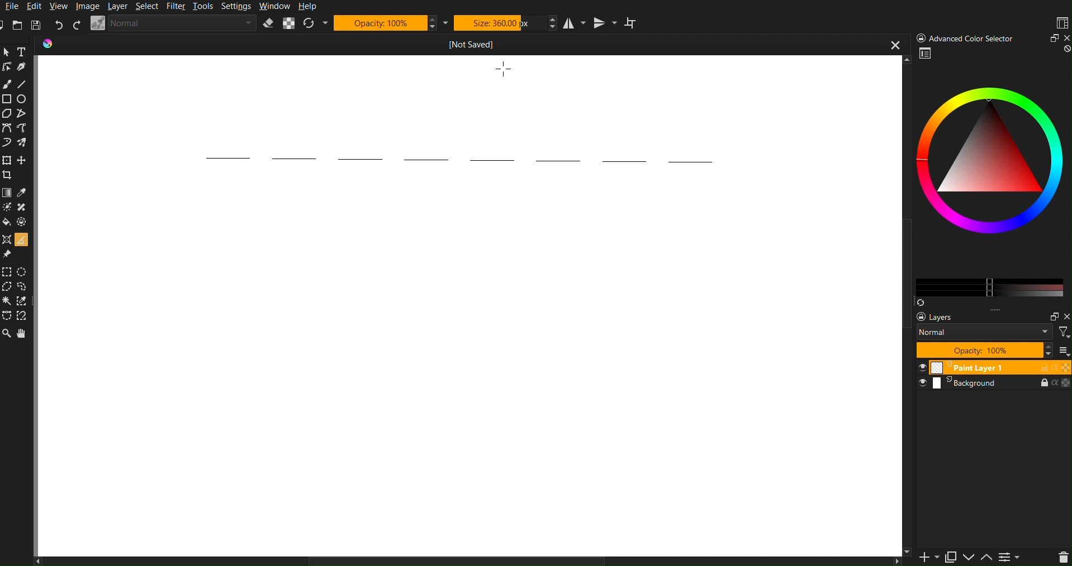  I want to click on Opacity, so click(392, 22).